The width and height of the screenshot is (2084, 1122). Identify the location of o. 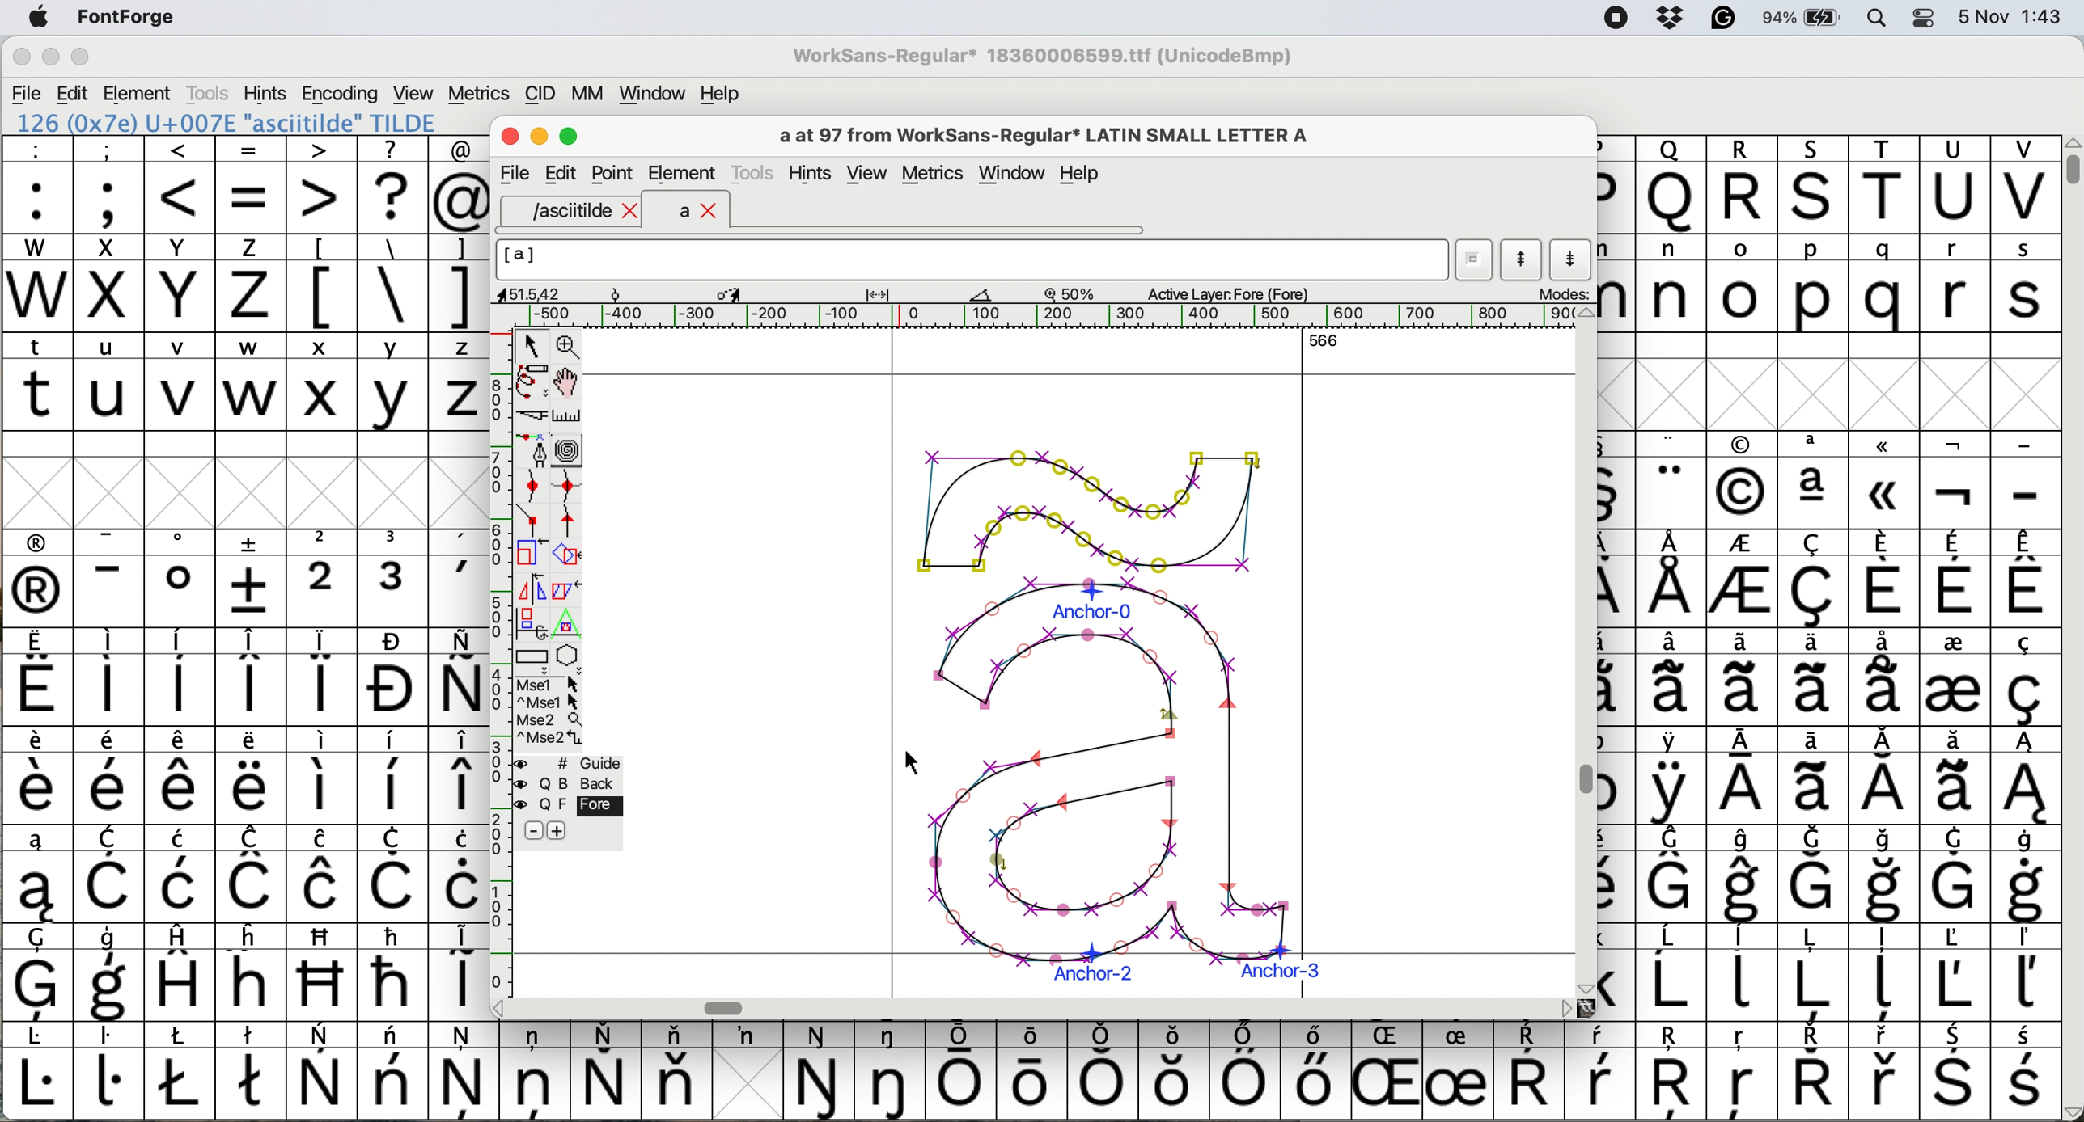
(1743, 286).